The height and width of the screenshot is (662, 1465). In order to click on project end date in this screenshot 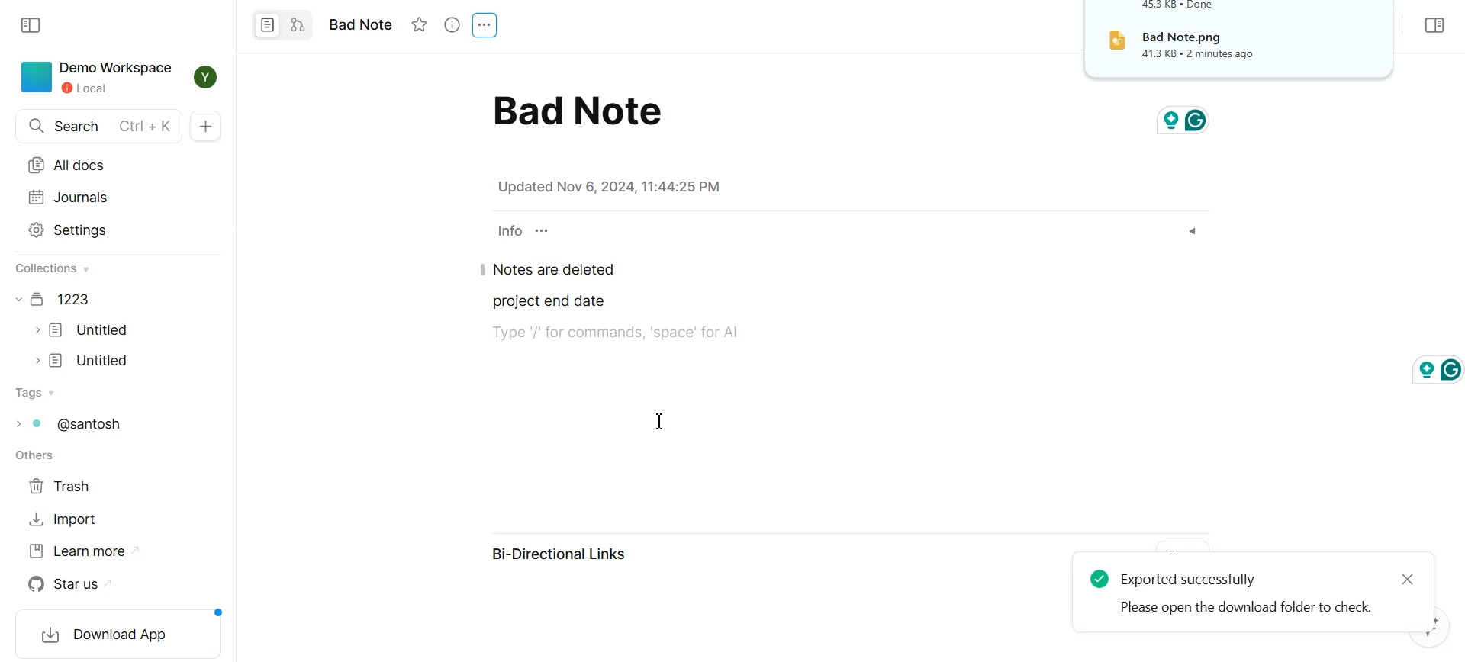, I will do `click(547, 302)`.